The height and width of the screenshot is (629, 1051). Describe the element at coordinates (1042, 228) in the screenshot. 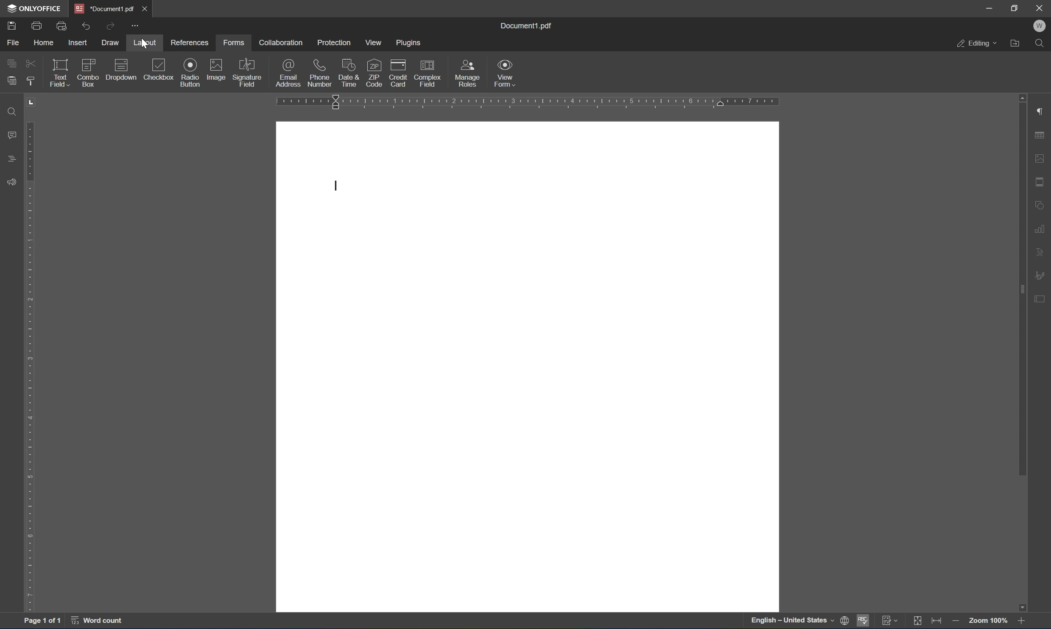

I see `chart settings` at that location.